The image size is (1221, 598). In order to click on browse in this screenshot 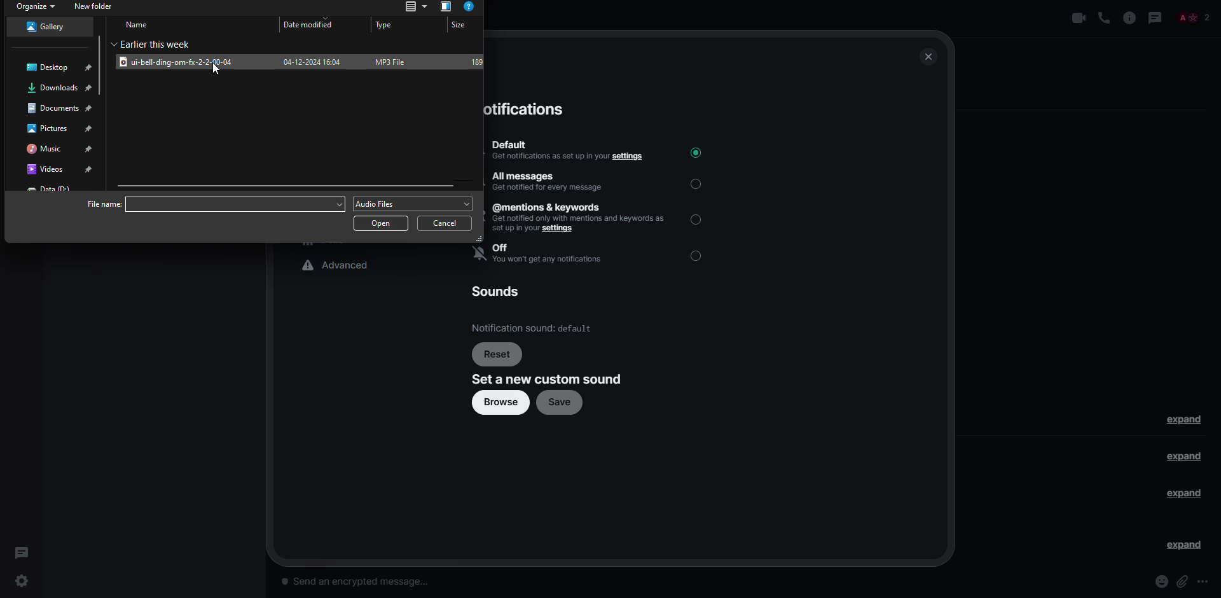, I will do `click(502, 402)`.